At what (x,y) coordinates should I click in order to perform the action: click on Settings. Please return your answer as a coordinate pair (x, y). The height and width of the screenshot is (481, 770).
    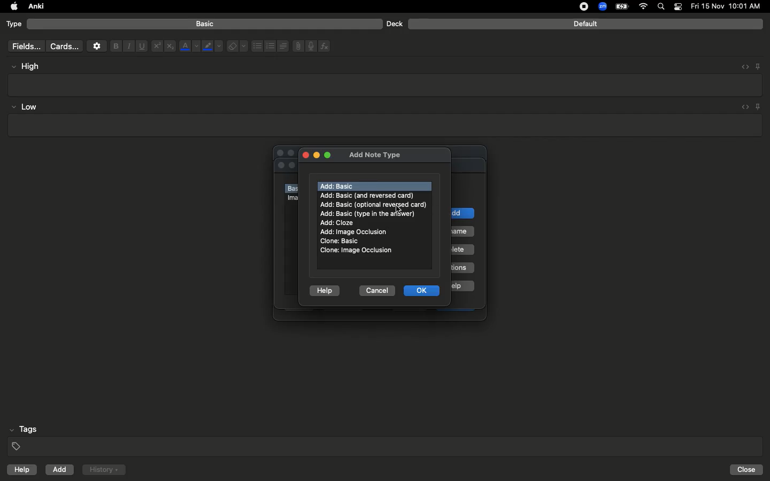
    Looking at the image, I should click on (97, 46).